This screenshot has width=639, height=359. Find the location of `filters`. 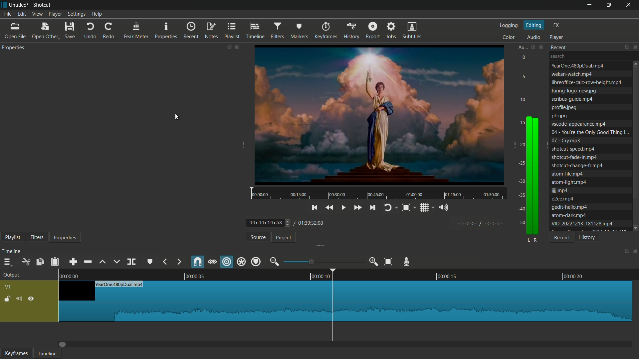

filters is located at coordinates (37, 237).